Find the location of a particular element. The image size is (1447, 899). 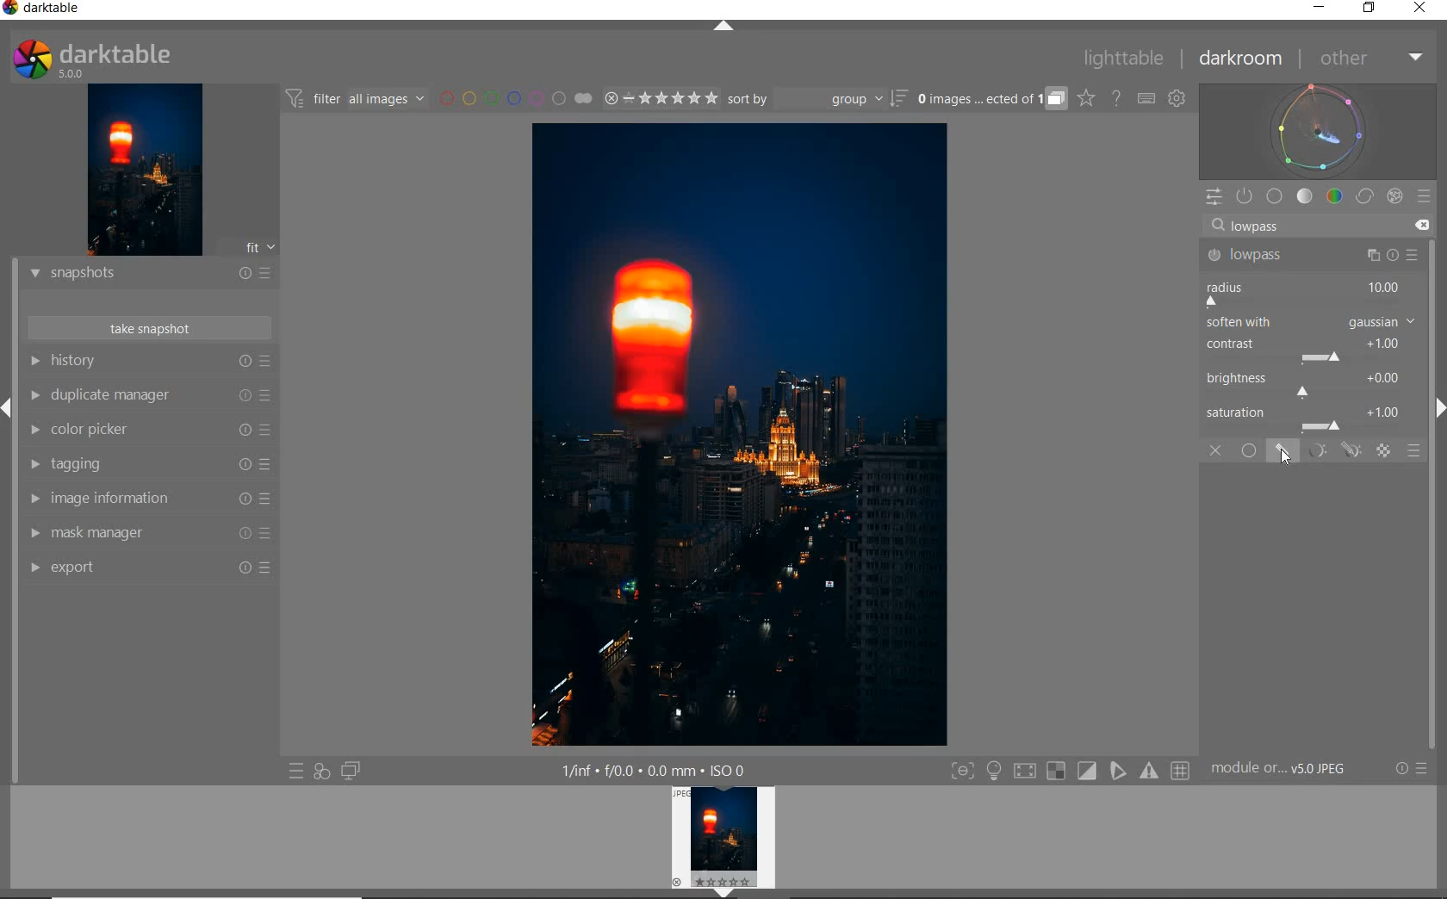

CORRECT is located at coordinates (1364, 196).